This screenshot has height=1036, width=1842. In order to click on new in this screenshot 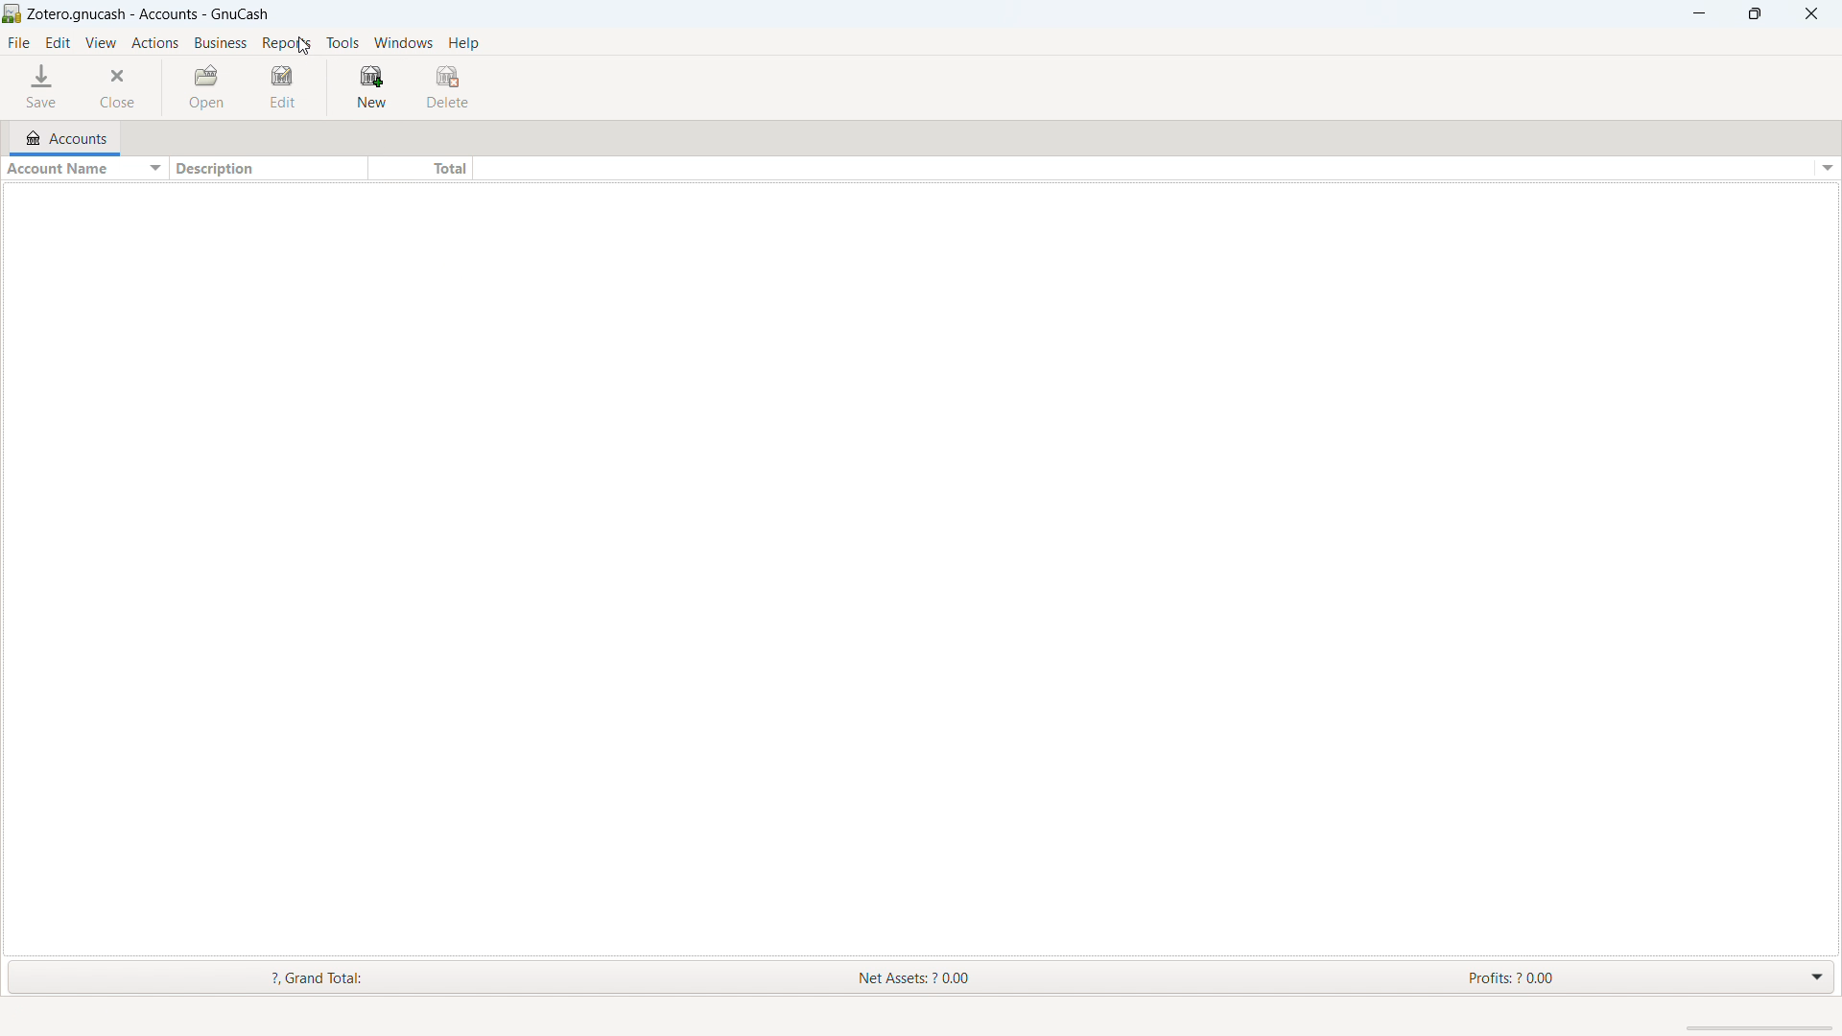, I will do `click(372, 87)`.